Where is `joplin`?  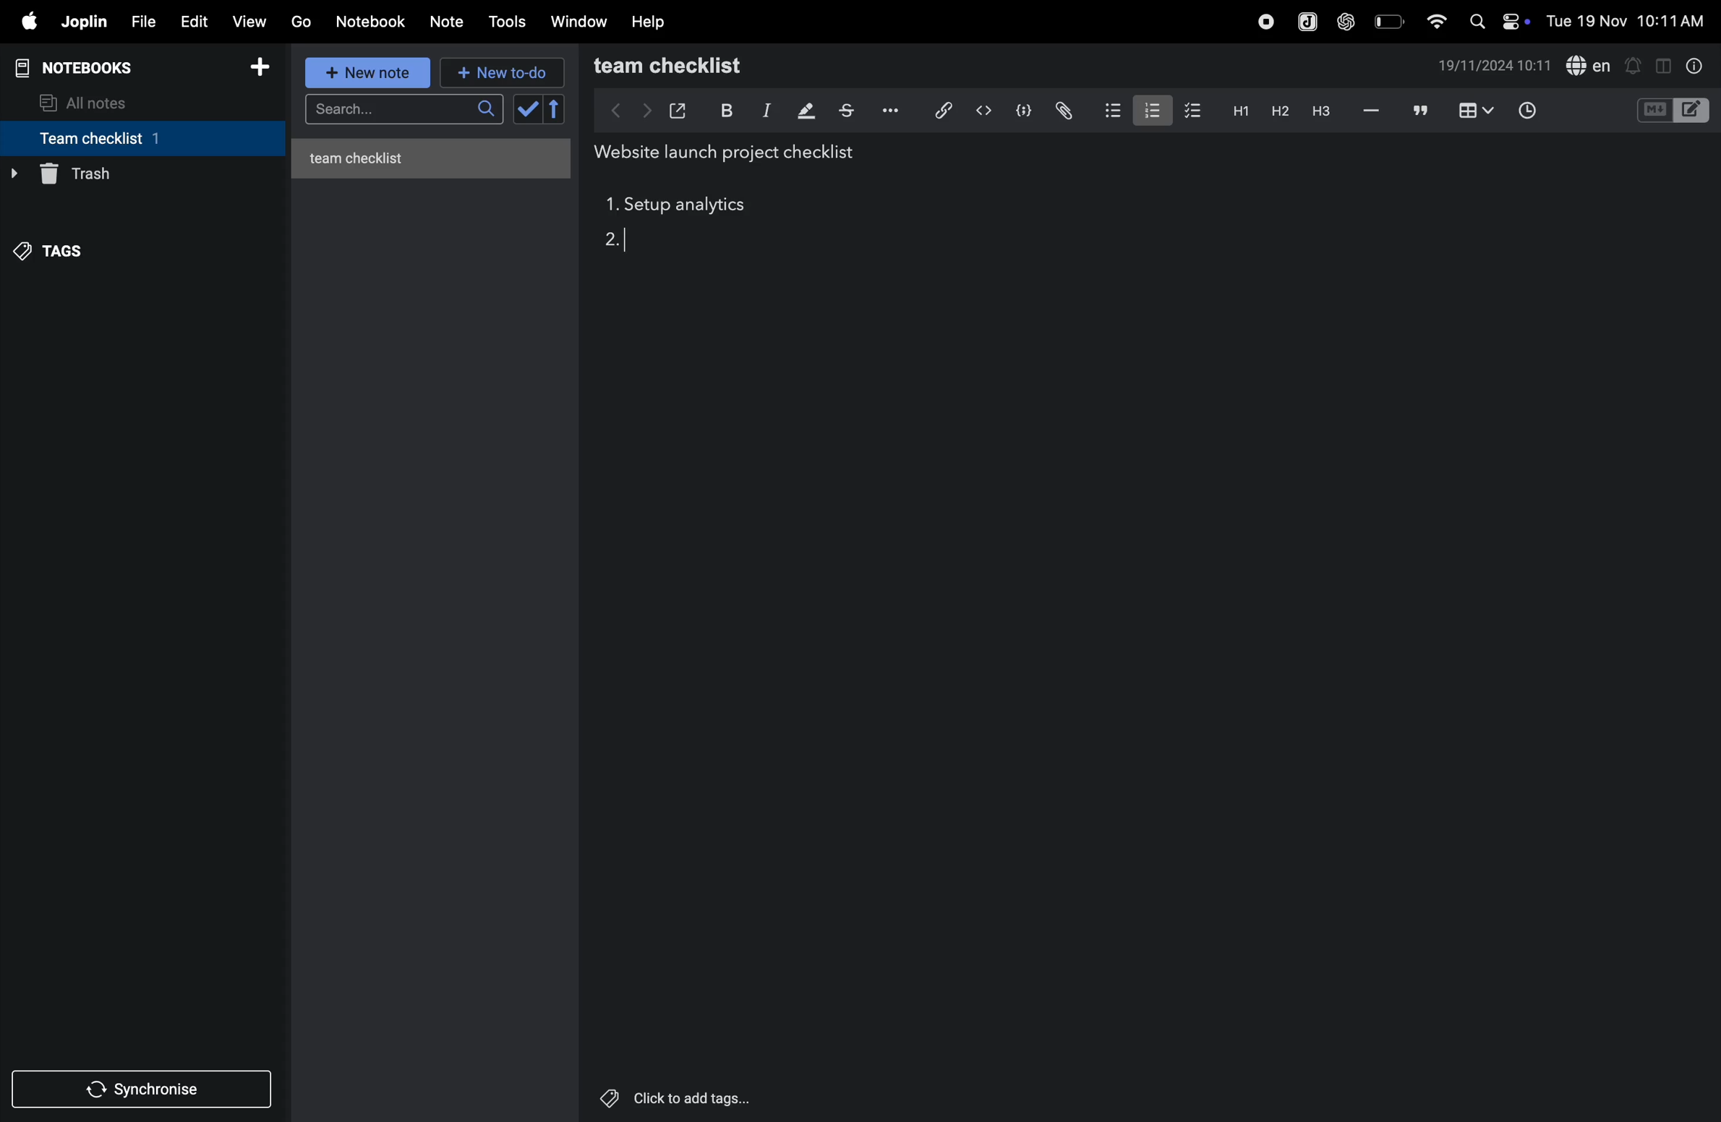 joplin is located at coordinates (85, 22).